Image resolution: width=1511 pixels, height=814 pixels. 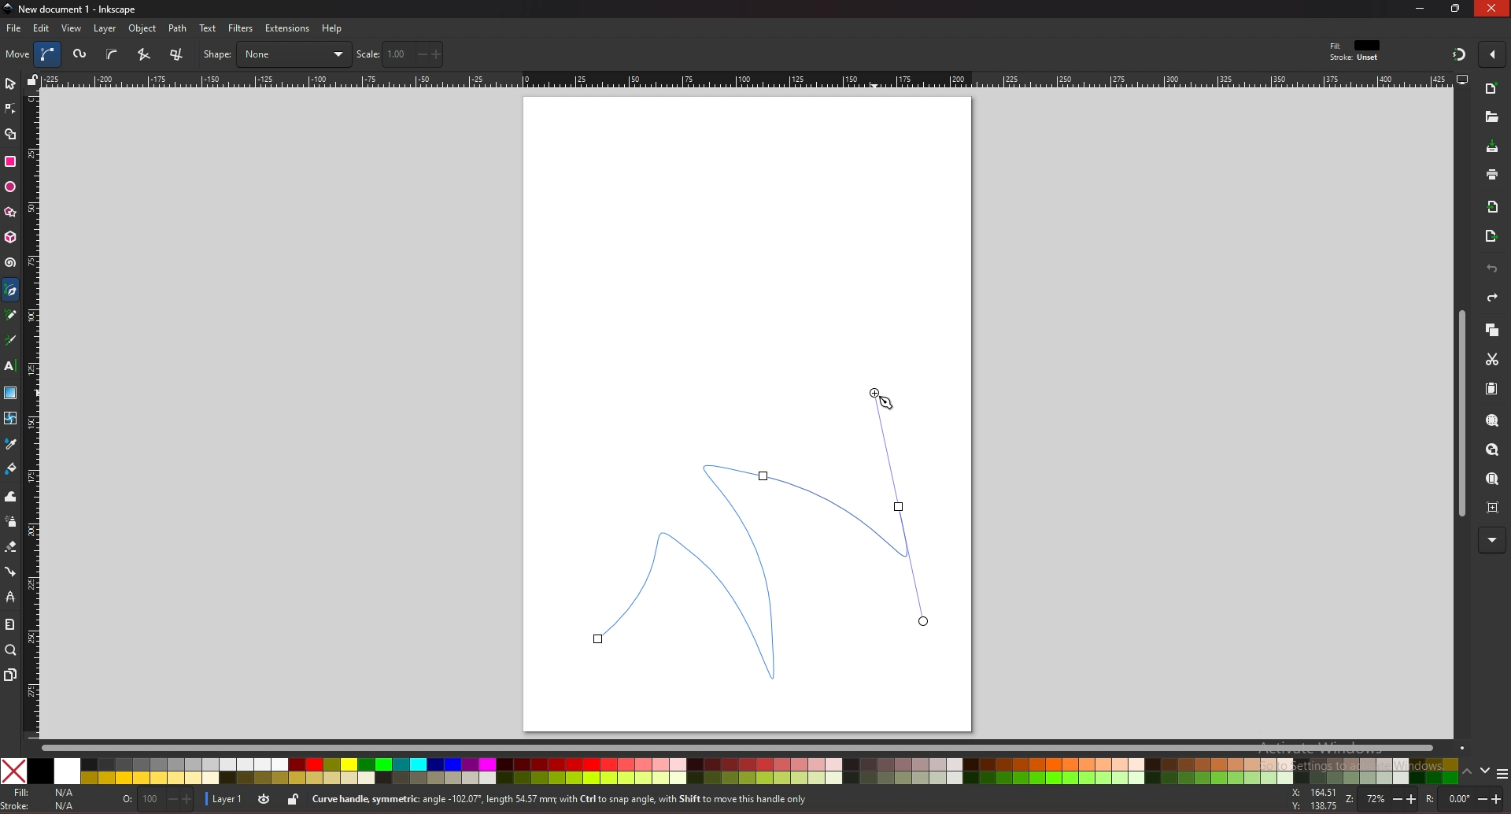 What do you see at coordinates (72, 8) in the screenshot?
I see `title` at bounding box center [72, 8].